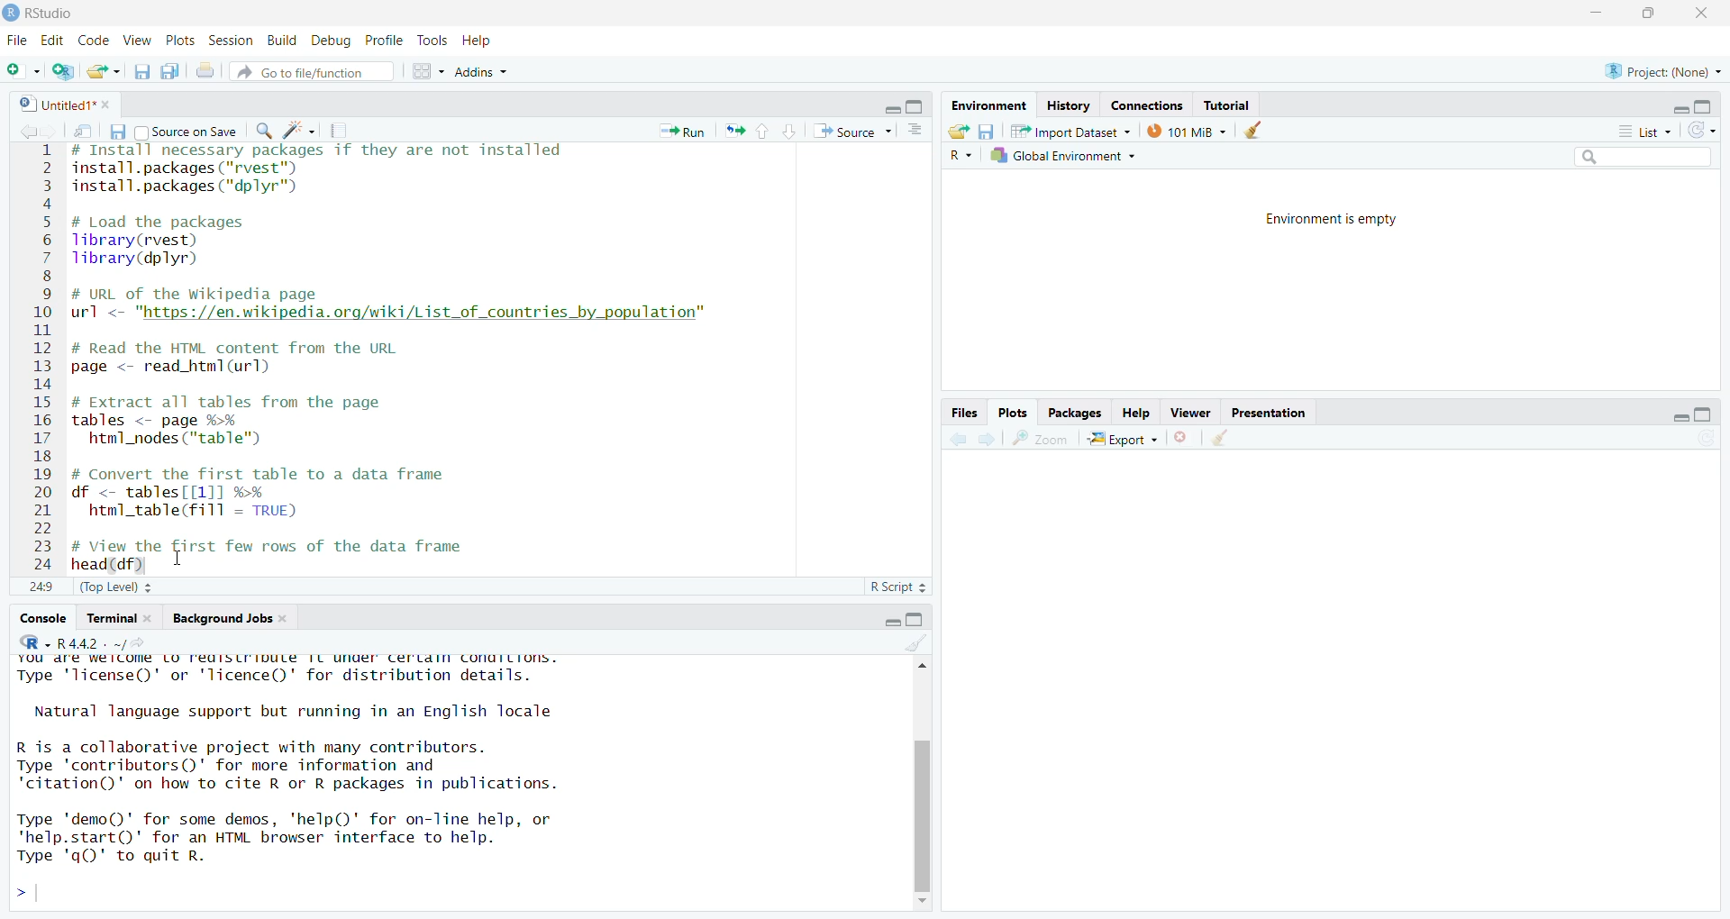  I want to click on cursor, so click(183, 563).